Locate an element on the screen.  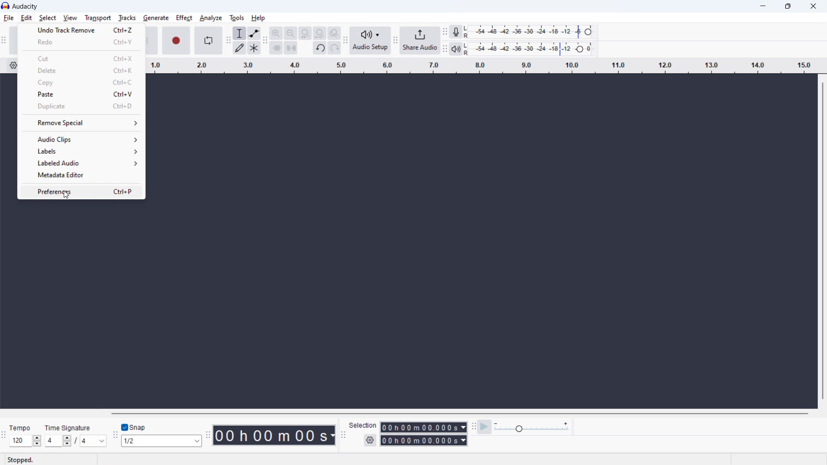
redo is located at coordinates (80, 43).